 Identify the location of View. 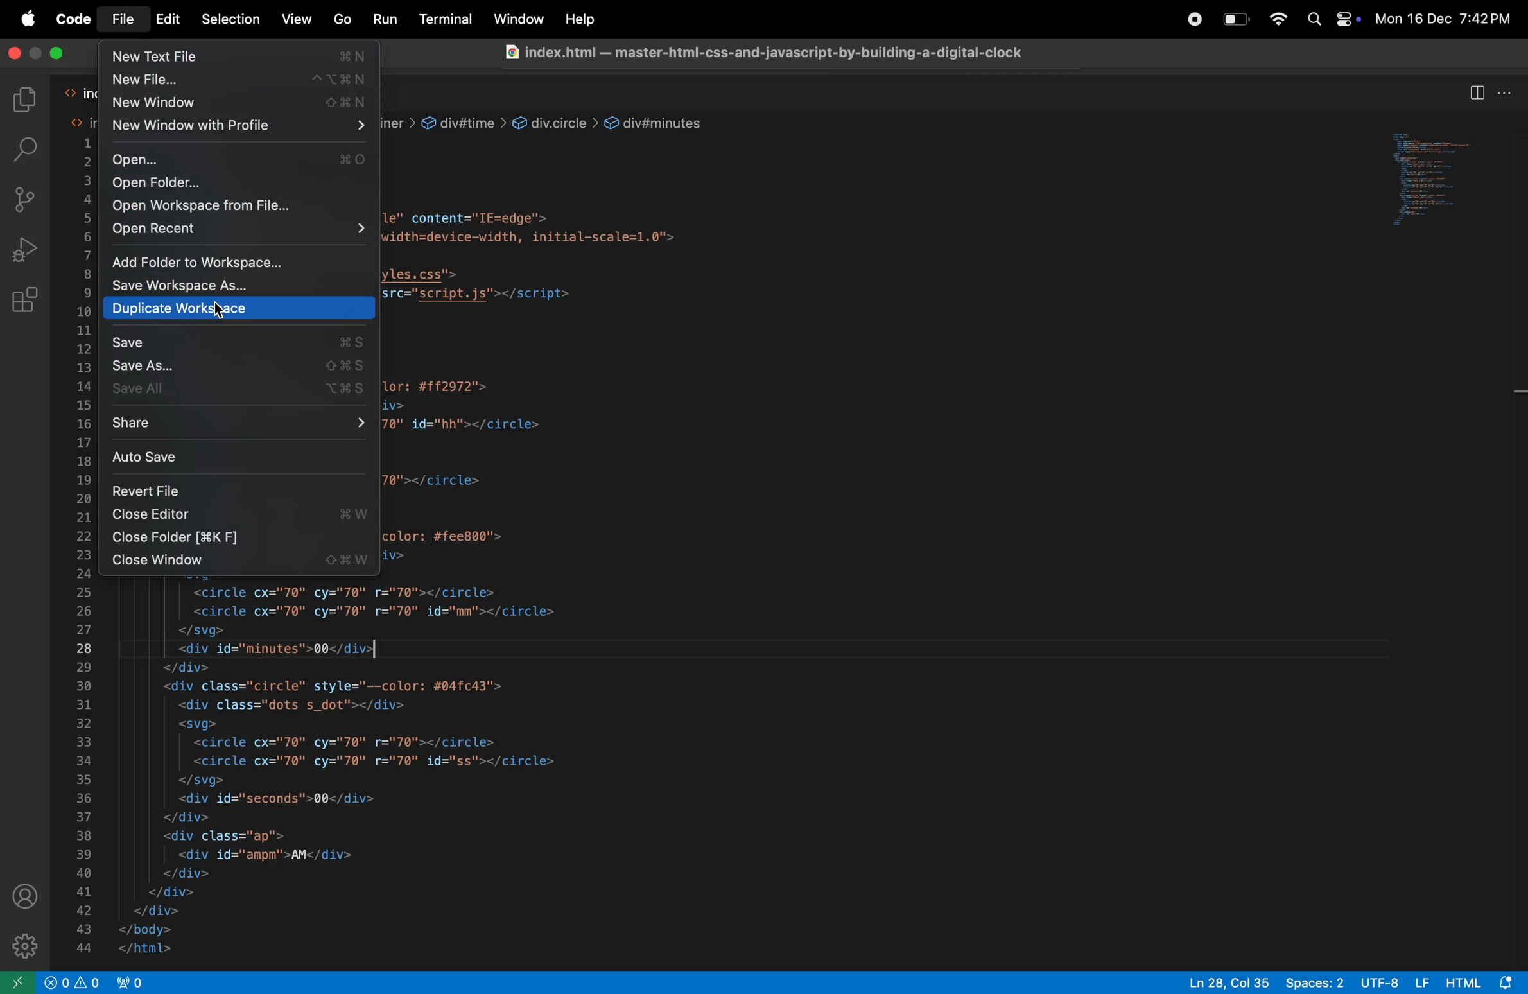
(299, 17).